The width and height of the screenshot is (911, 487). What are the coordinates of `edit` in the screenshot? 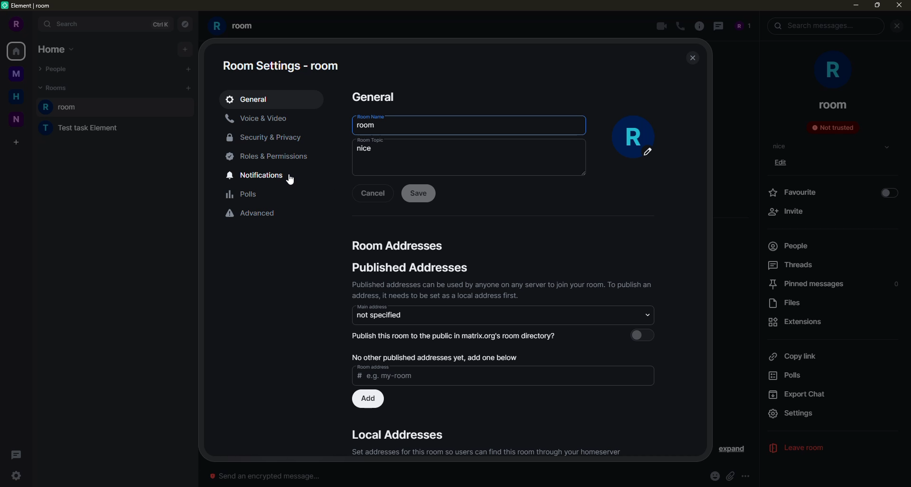 It's located at (784, 164).